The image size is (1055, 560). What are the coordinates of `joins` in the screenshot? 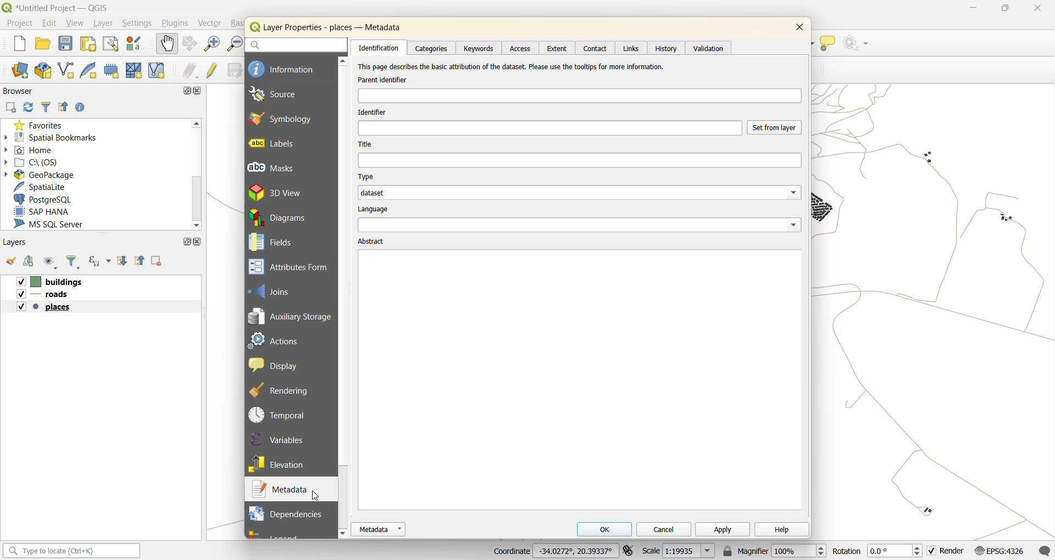 It's located at (272, 291).